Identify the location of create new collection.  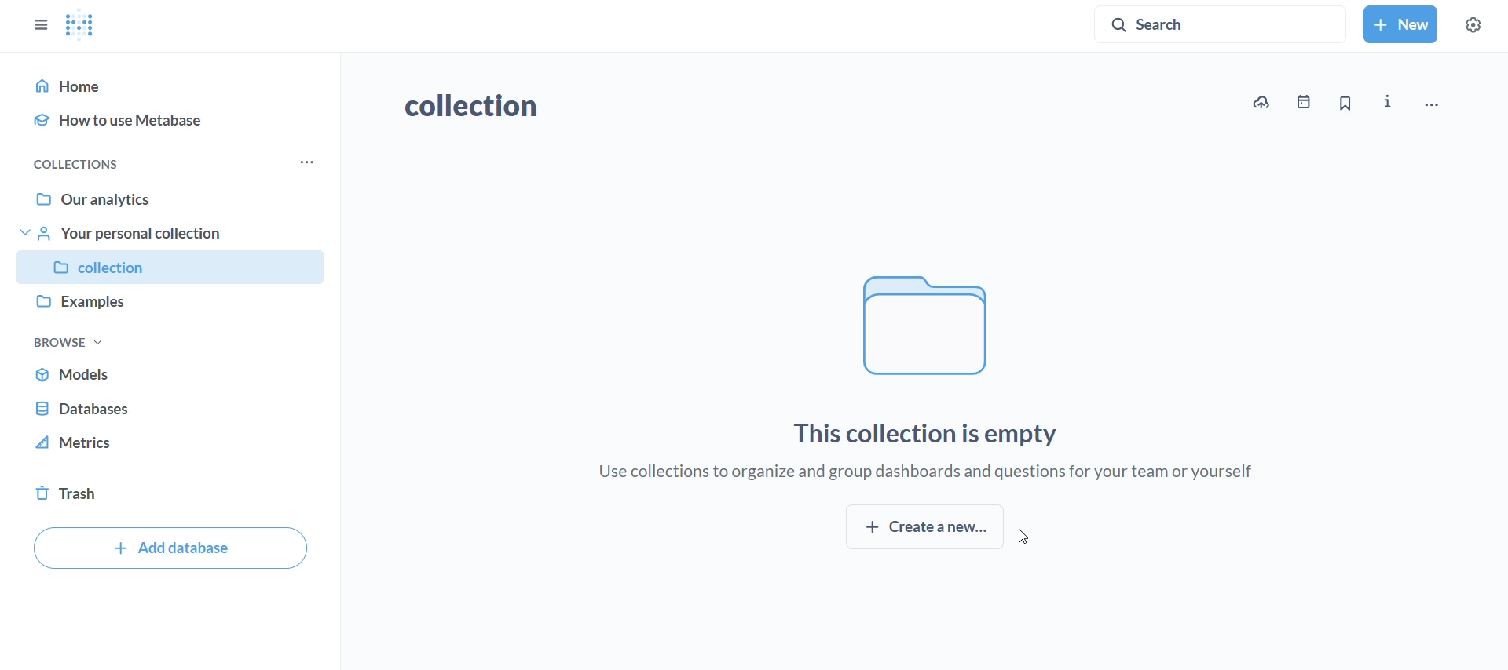
(924, 527).